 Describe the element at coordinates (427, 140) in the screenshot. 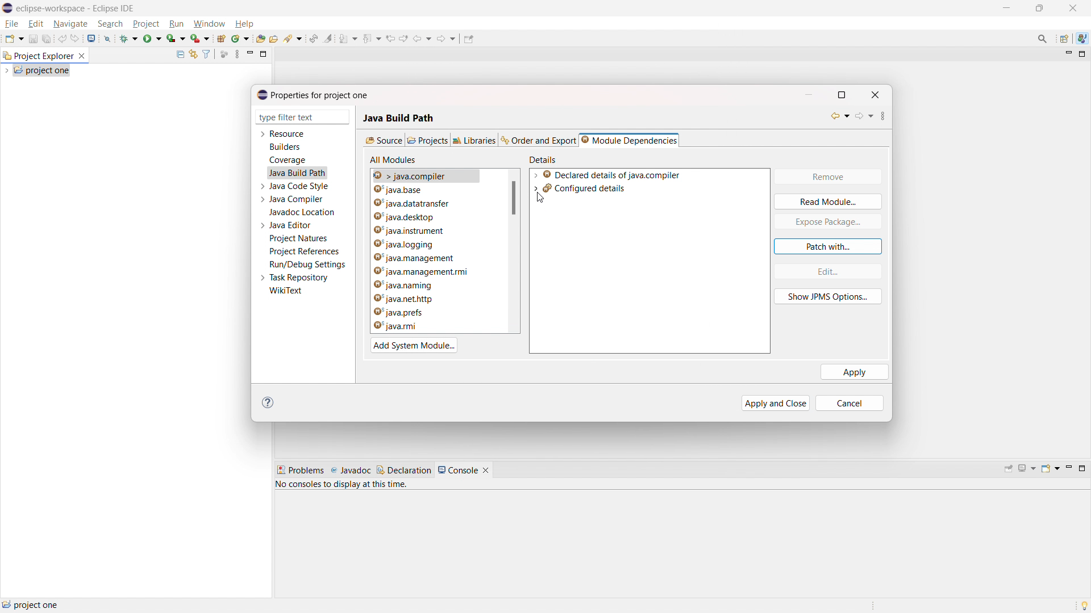

I see `projects` at that location.